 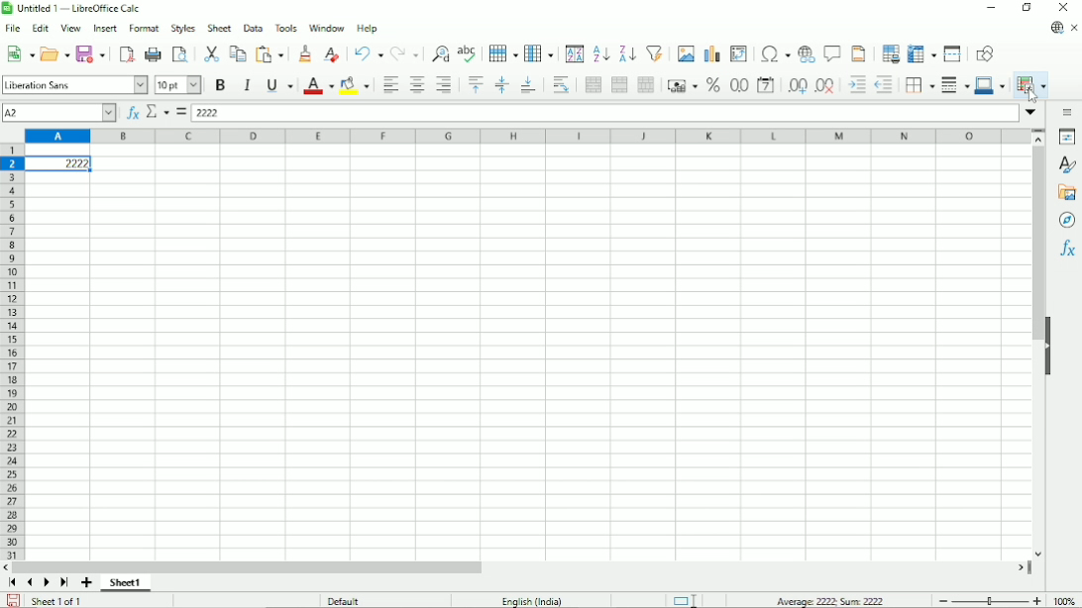 I want to click on Align top, so click(x=475, y=84).